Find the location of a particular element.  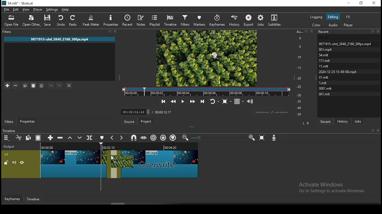

logging is located at coordinates (316, 17).